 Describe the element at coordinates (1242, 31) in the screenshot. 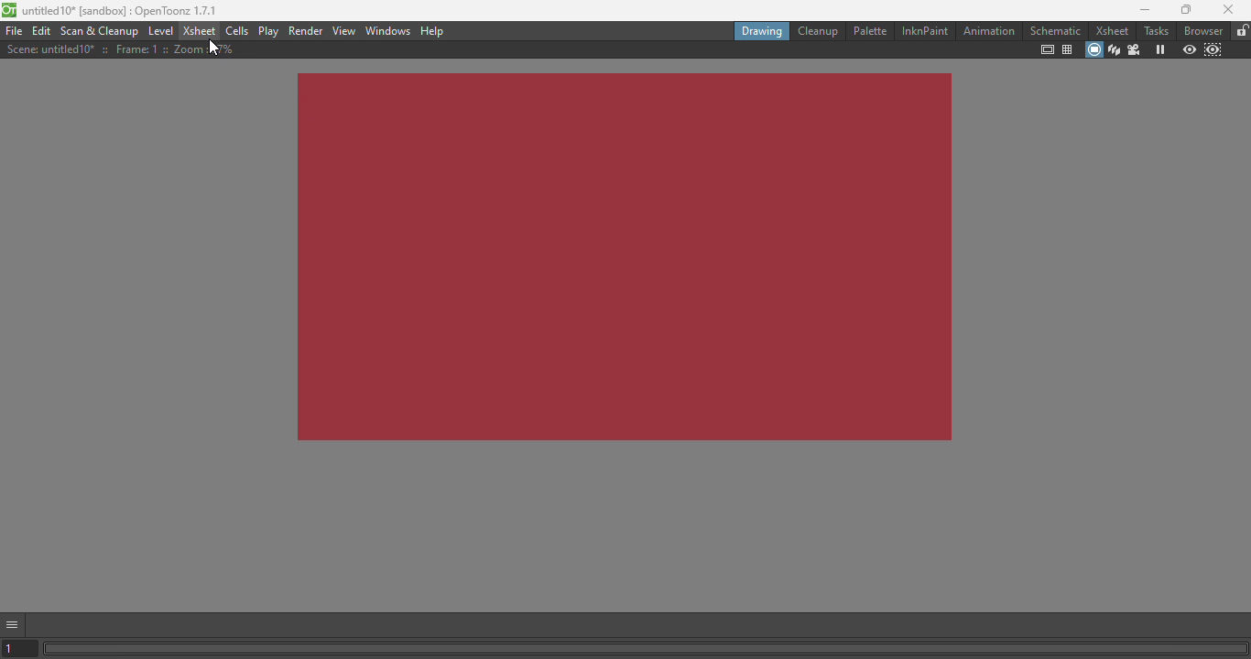

I see `Lock rooms tab` at that location.